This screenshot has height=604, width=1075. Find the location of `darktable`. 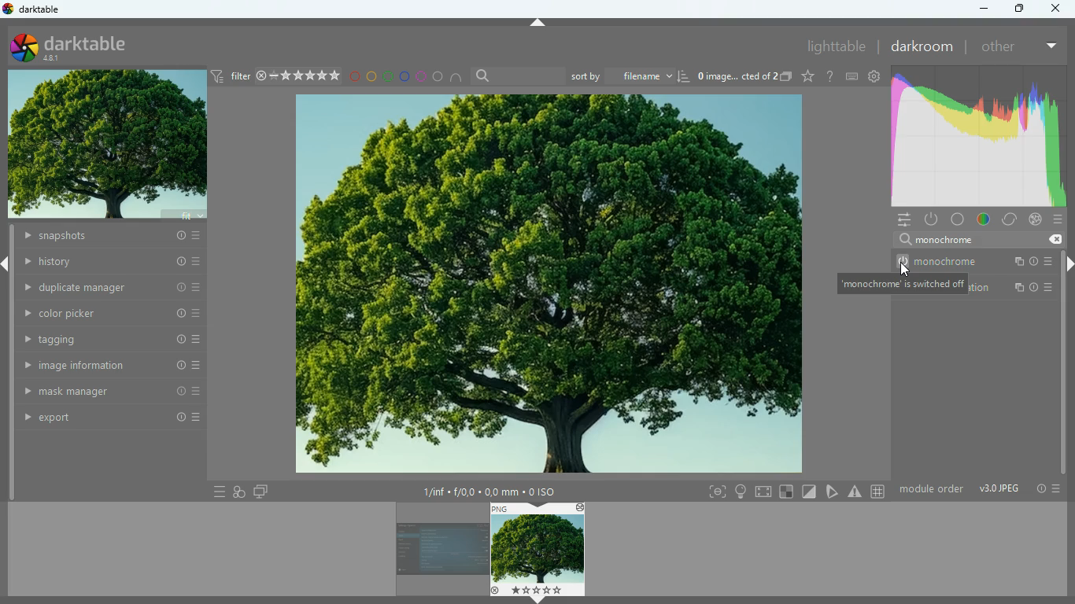

darktable is located at coordinates (91, 45).